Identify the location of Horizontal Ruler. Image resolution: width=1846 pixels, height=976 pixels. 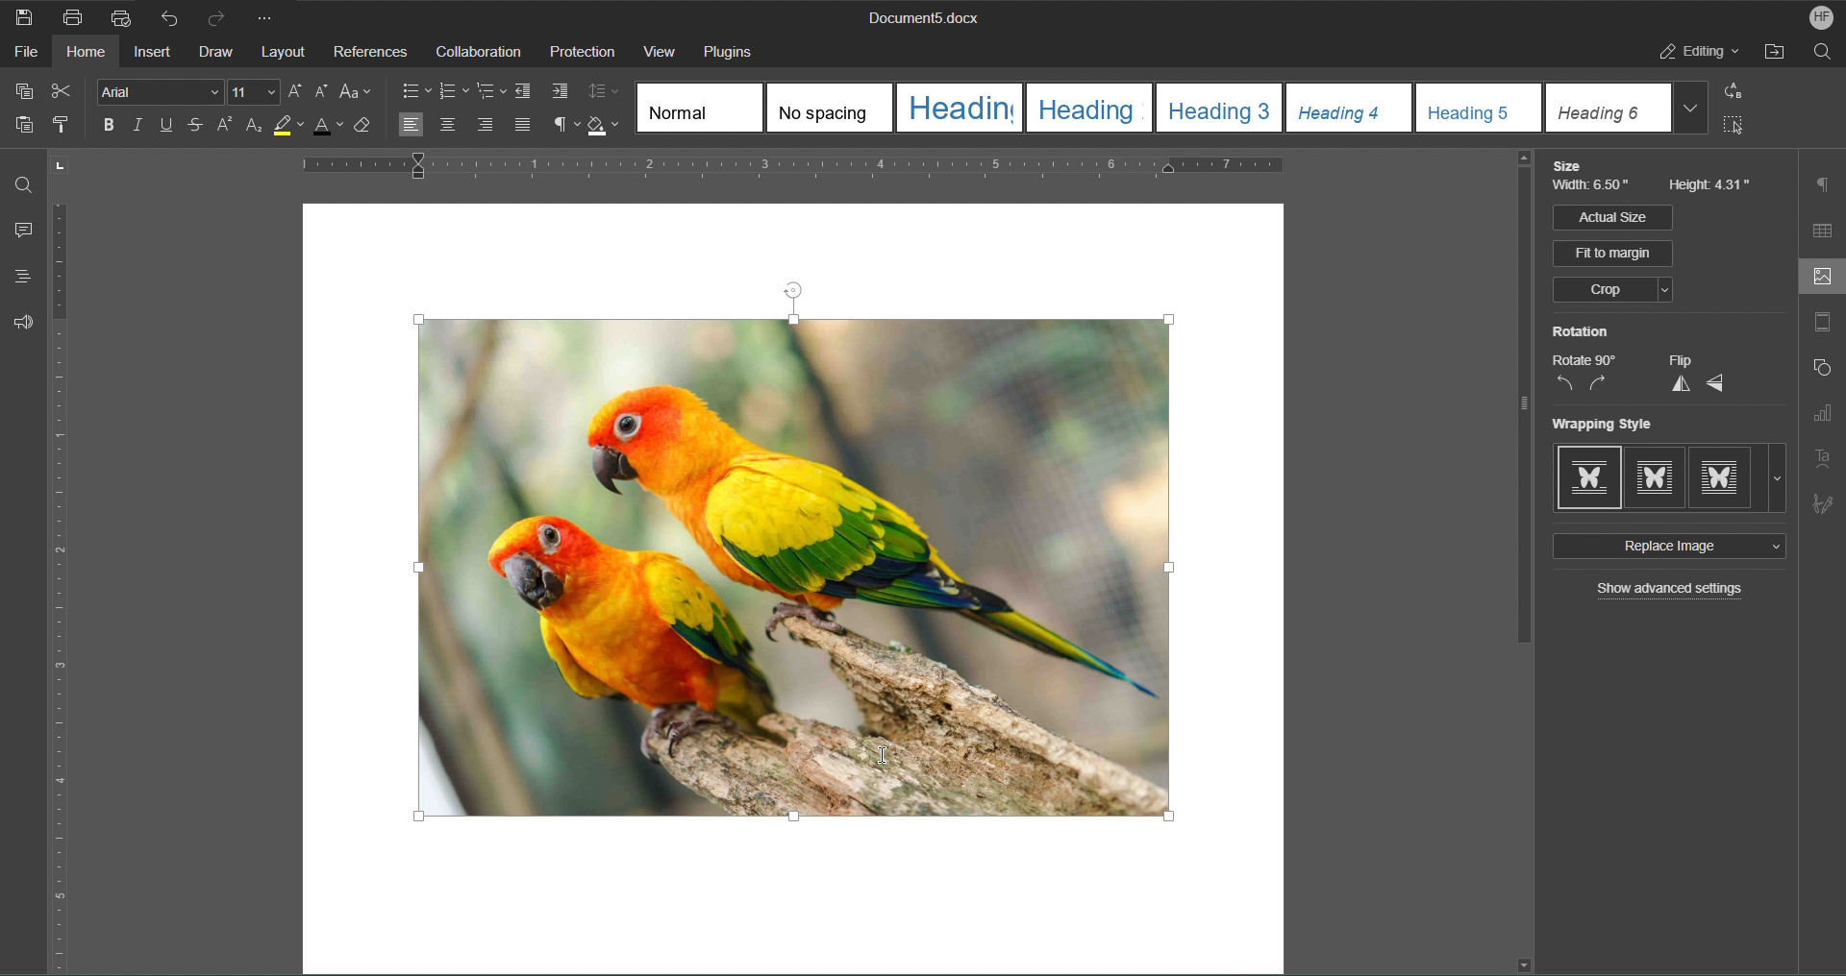
(858, 169).